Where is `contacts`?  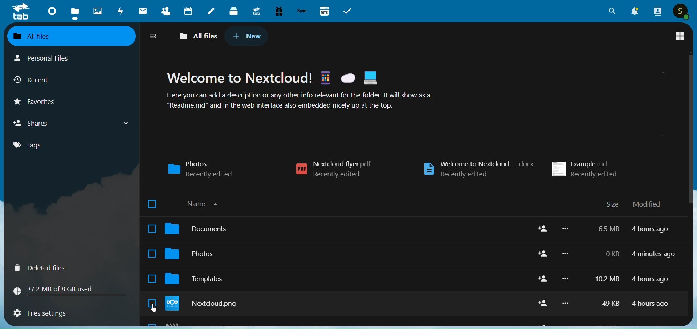 contacts is located at coordinates (166, 11).